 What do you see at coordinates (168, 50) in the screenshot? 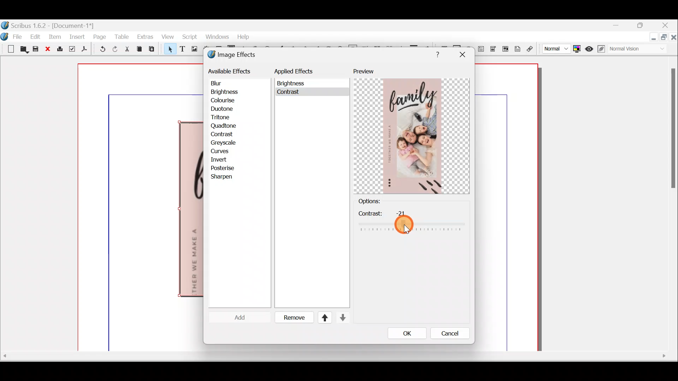
I see `Select item` at bounding box center [168, 50].